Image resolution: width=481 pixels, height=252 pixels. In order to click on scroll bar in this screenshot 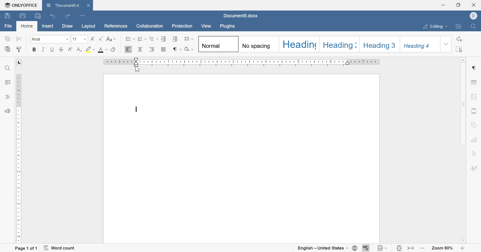, I will do `click(464, 103)`.